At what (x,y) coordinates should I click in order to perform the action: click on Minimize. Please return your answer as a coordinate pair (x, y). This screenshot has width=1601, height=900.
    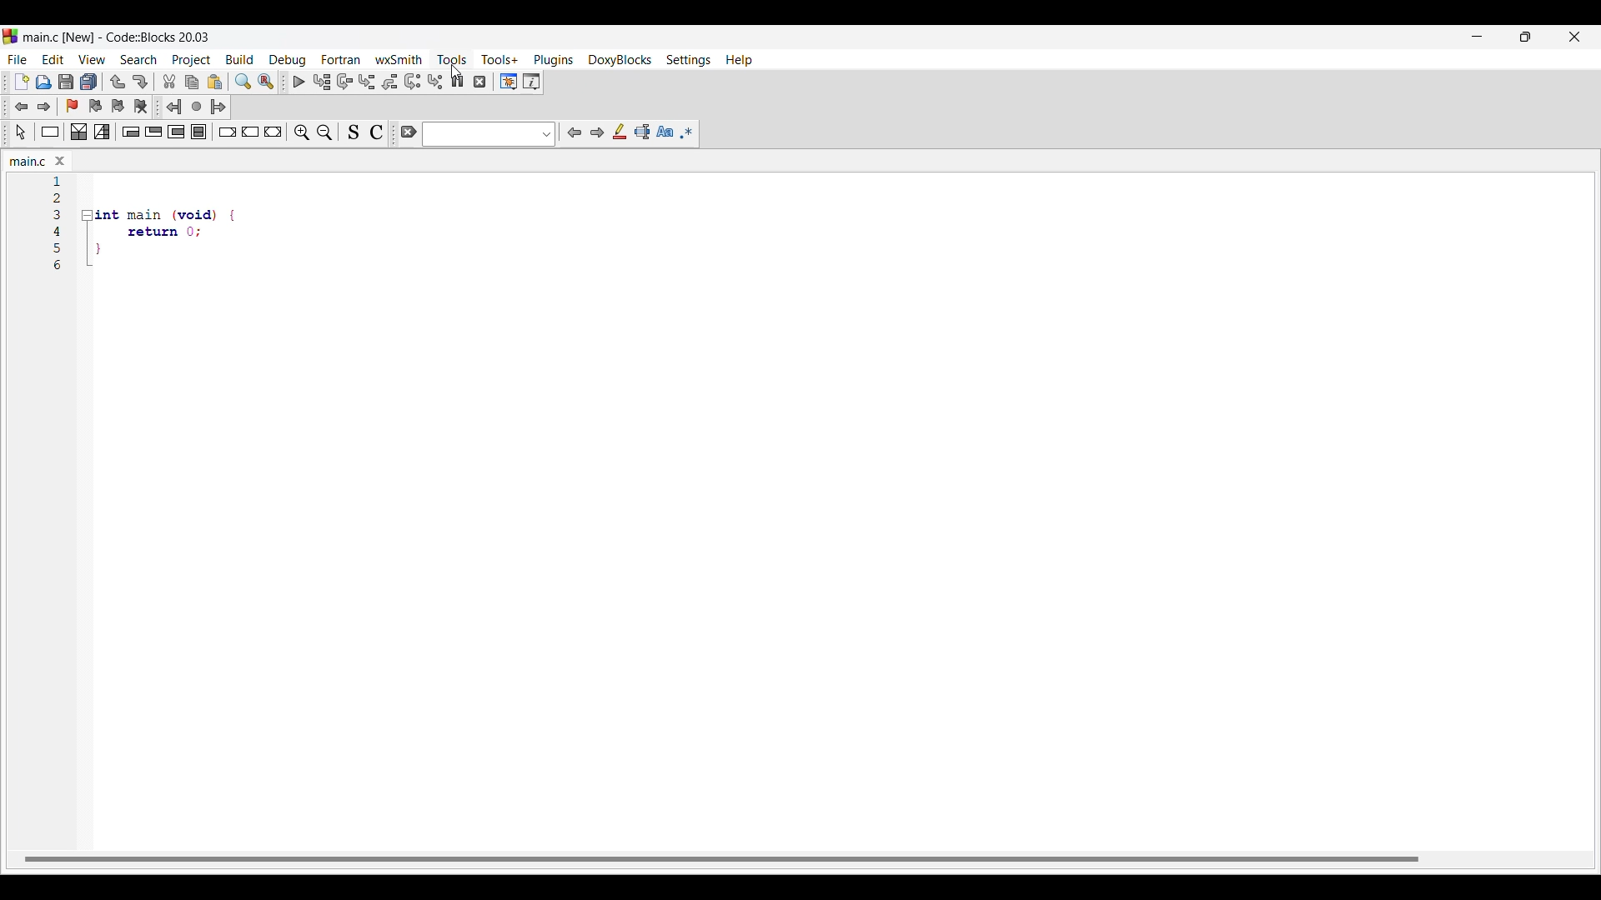
    Looking at the image, I should click on (1478, 37).